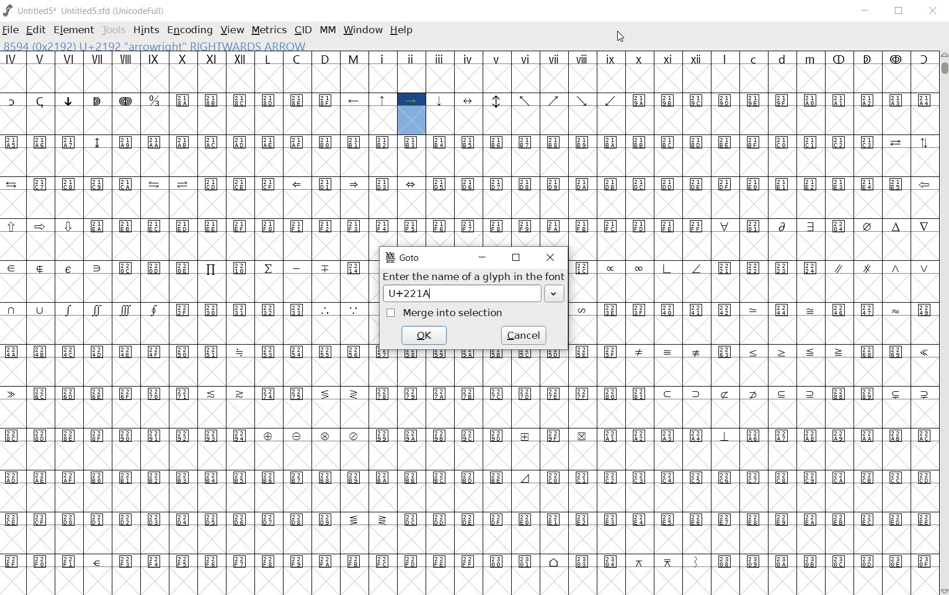 Image resolution: width=949 pixels, height=595 pixels. What do you see at coordinates (85, 9) in the screenshot?
I see `Untitled5* Untitled5.sfd (UnicodeFull)` at bounding box center [85, 9].